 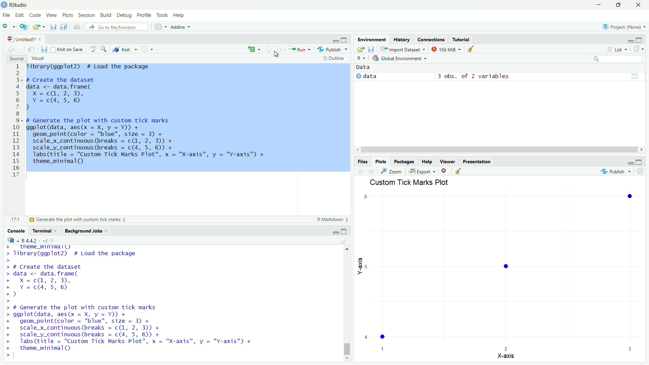 What do you see at coordinates (7, 49) in the screenshot?
I see `go back to the previous source location` at bounding box center [7, 49].